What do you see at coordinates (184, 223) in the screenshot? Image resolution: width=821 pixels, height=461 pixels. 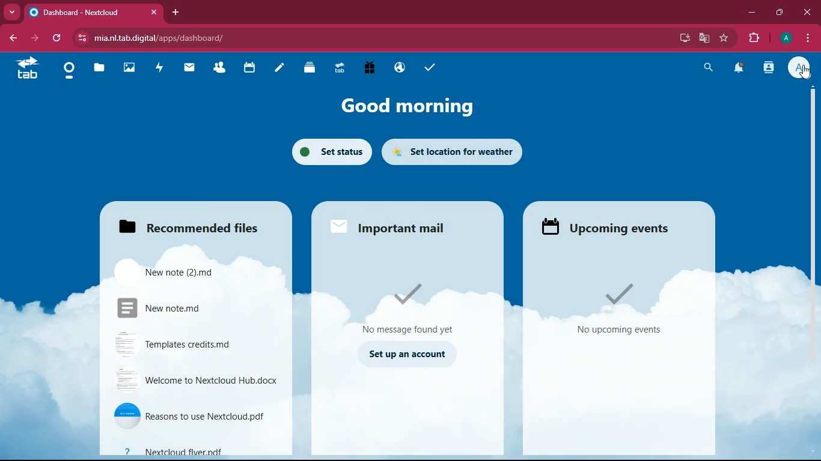 I see `files` at bounding box center [184, 223].